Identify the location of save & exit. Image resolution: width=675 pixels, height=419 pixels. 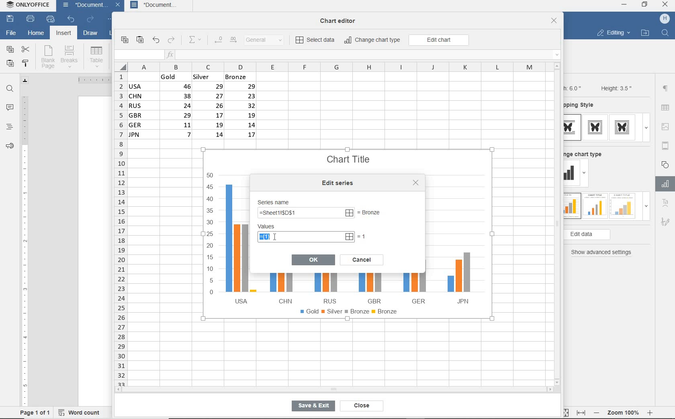
(312, 407).